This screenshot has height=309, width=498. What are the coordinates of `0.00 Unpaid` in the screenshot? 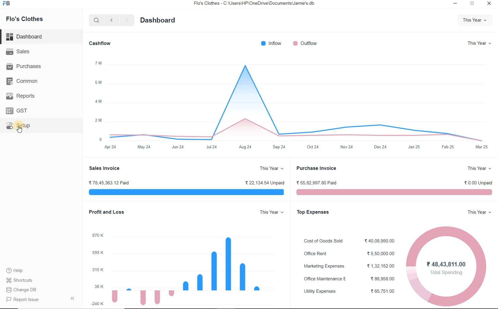 It's located at (477, 182).